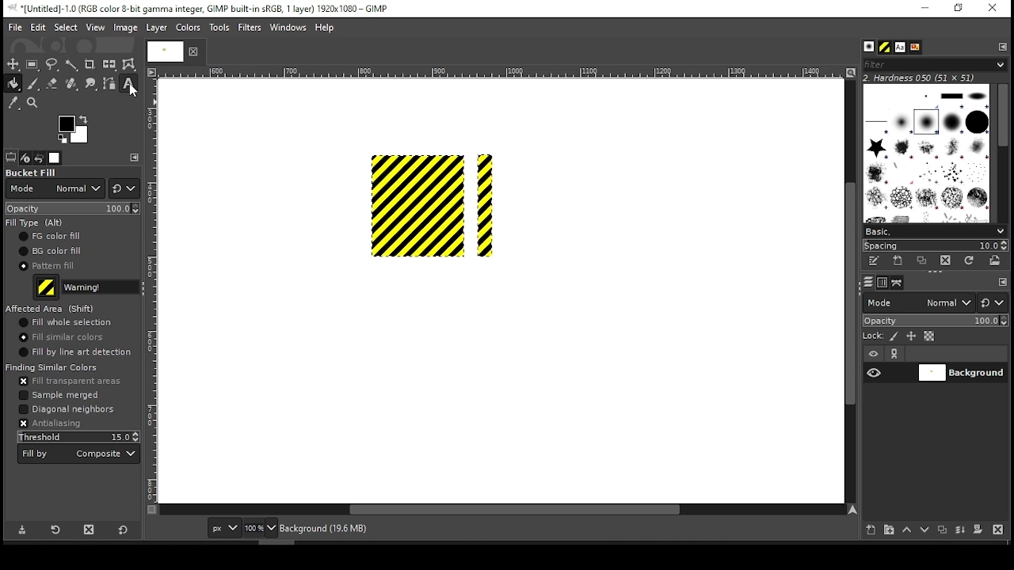 This screenshot has height=570, width=1014. What do you see at coordinates (418, 204) in the screenshot?
I see `shape (pattern fill)` at bounding box center [418, 204].